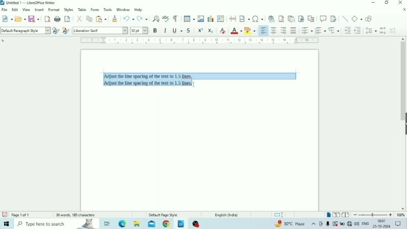  Describe the element at coordinates (369, 18) in the screenshot. I see `Show Draw Functions` at that location.